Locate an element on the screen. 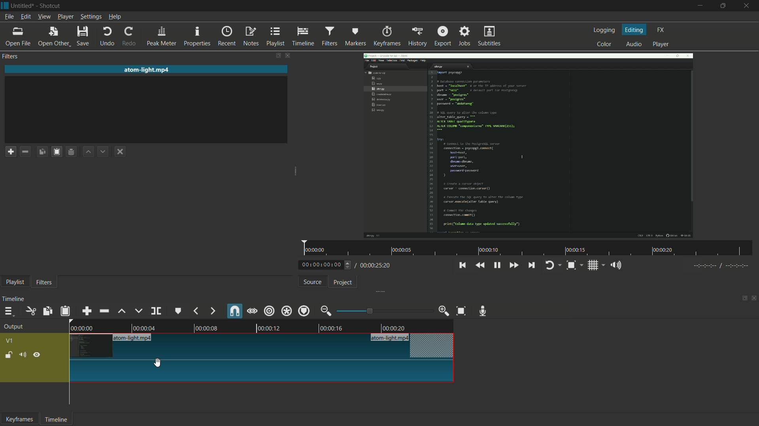  ripple marker is located at coordinates (304, 311).